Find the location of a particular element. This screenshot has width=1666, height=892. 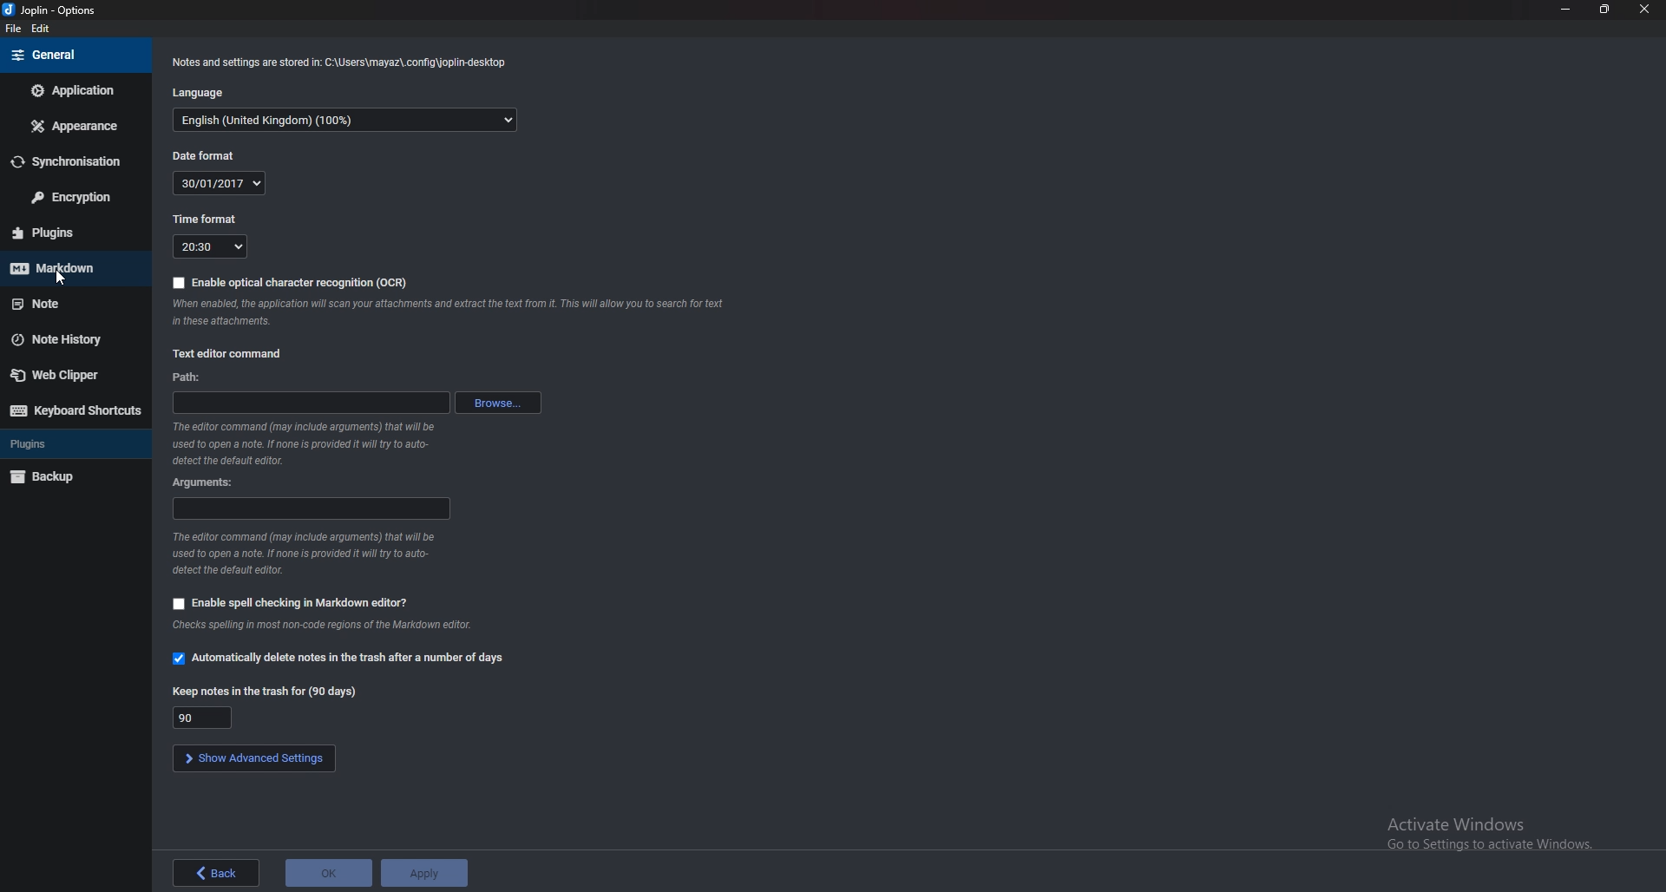

Backup is located at coordinates (73, 476).